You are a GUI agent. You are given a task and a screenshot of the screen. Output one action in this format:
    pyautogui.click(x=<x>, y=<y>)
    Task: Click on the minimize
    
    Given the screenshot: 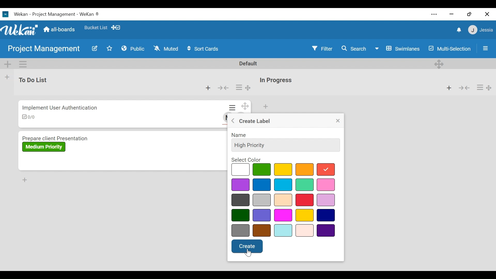 What is the action you would take?
    pyautogui.click(x=451, y=14)
    